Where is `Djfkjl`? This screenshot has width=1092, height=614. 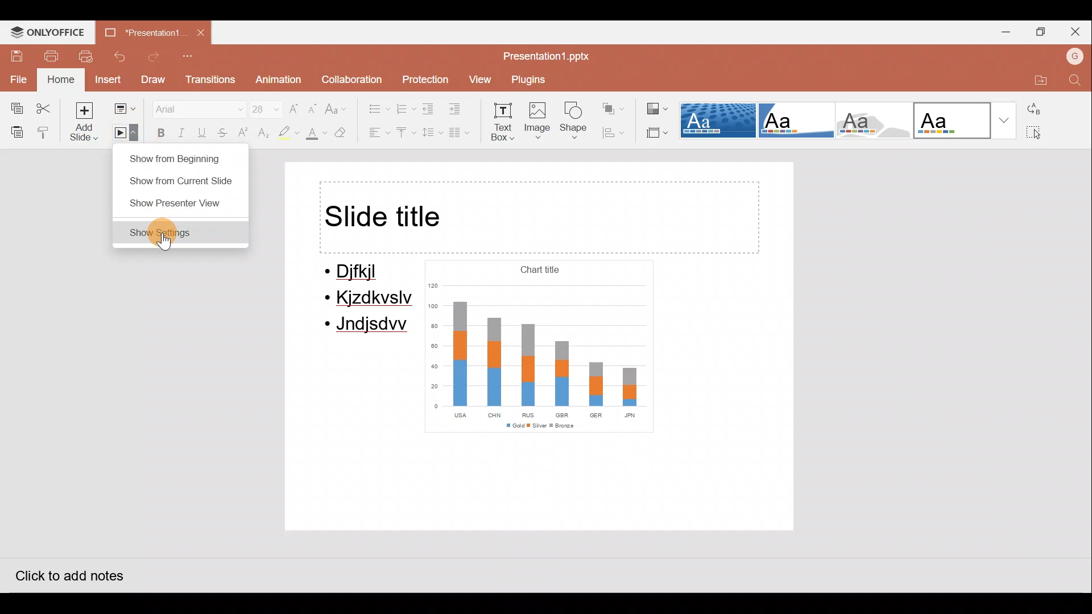
Djfkjl is located at coordinates (358, 272).